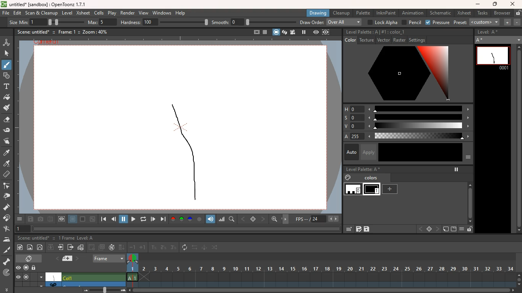  Describe the element at coordinates (399, 40) in the screenshot. I see `raster` at that location.